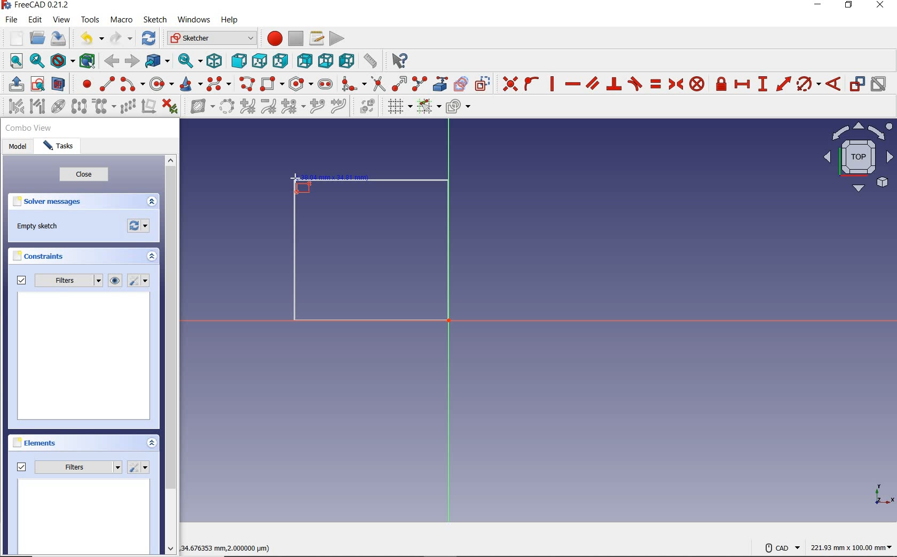 The image size is (897, 557). I want to click on toggle snap, so click(428, 107).